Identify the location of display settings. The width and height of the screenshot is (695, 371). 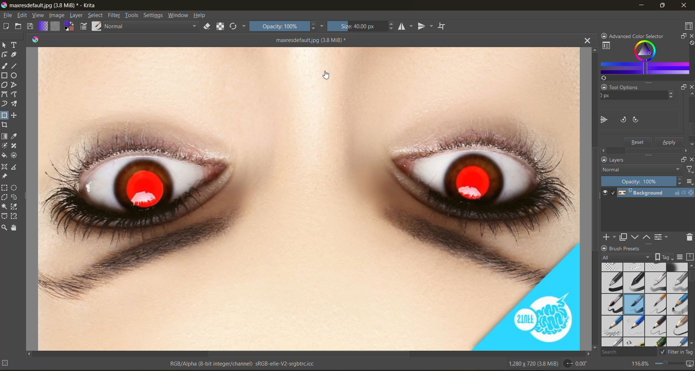
(682, 257).